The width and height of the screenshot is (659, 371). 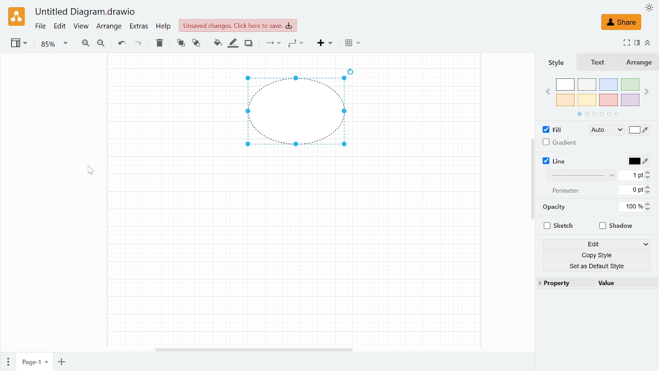 What do you see at coordinates (650, 210) in the screenshot?
I see `Decrease Opacity` at bounding box center [650, 210].